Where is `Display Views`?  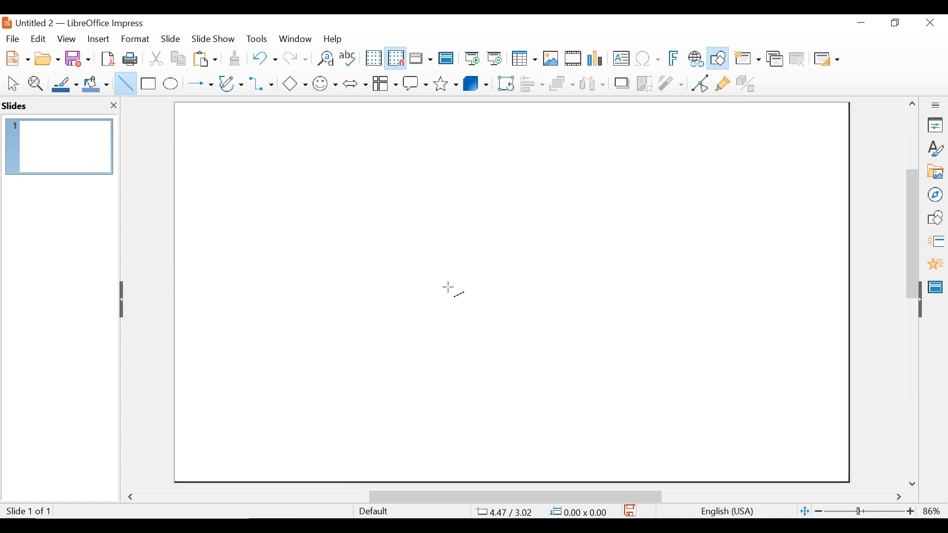 Display Views is located at coordinates (420, 59).